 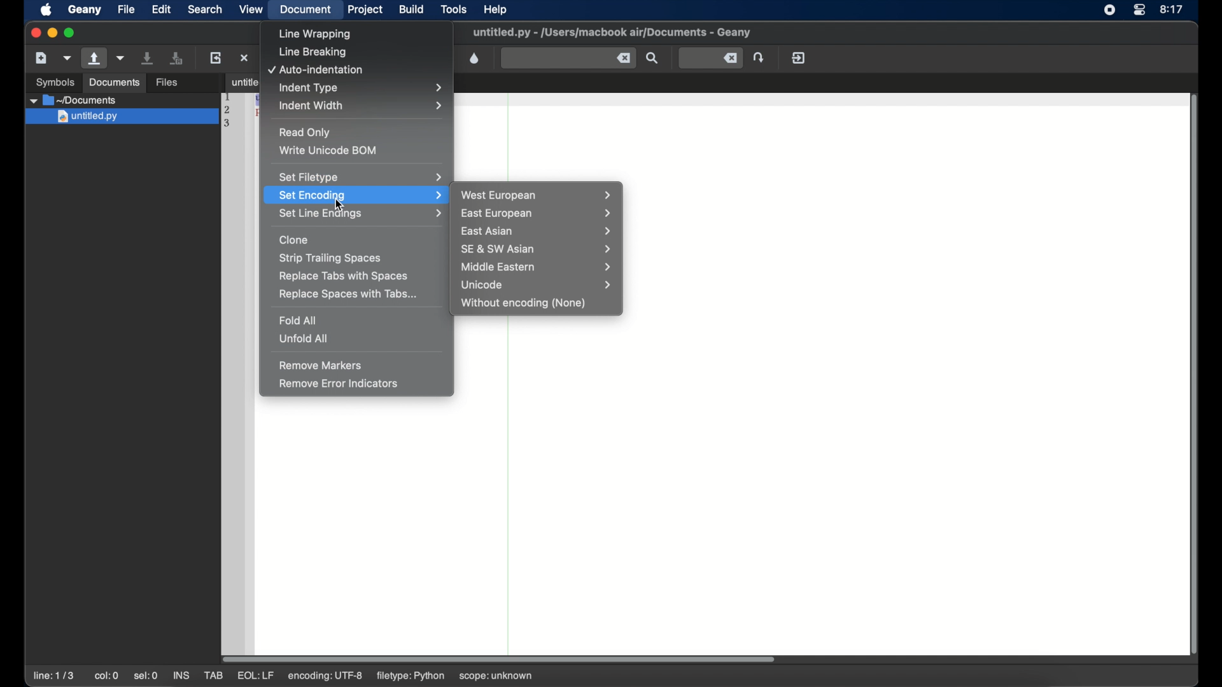 What do you see at coordinates (148, 58) in the screenshot?
I see `save the current file` at bounding box center [148, 58].